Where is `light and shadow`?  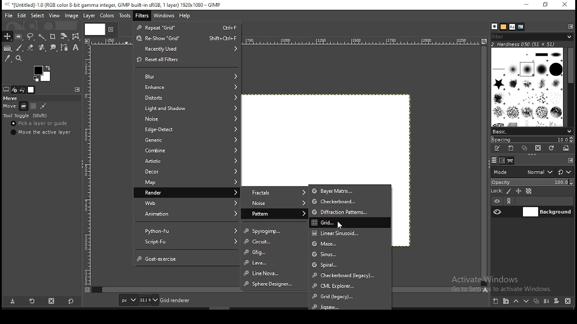
light and shadow is located at coordinates (187, 108).